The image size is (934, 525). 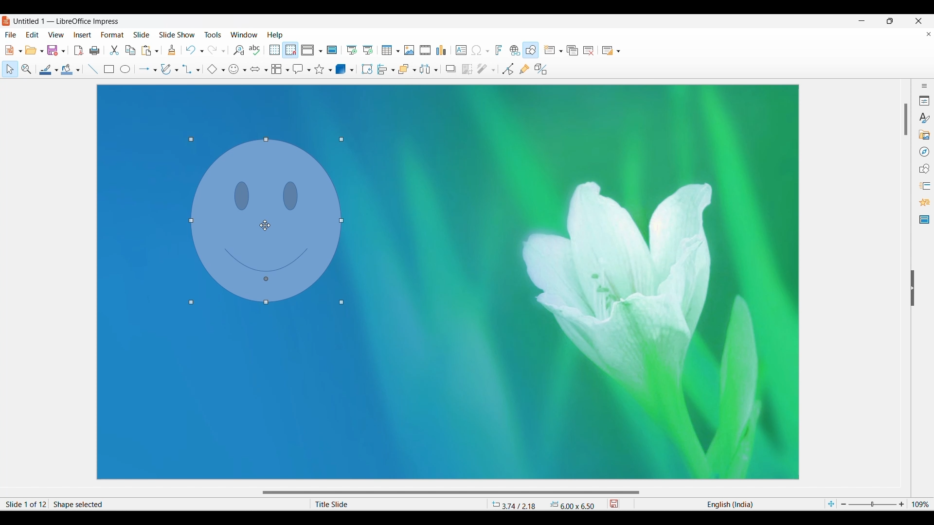 What do you see at coordinates (254, 50) in the screenshot?
I see `Spell check` at bounding box center [254, 50].